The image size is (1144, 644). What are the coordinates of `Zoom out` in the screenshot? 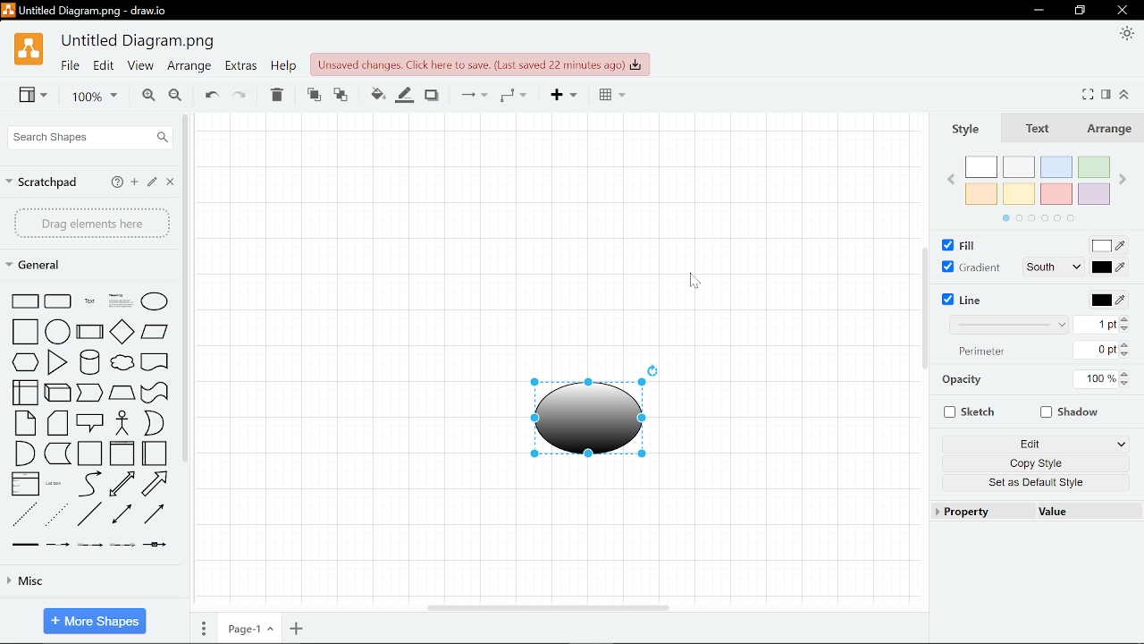 It's located at (174, 95).